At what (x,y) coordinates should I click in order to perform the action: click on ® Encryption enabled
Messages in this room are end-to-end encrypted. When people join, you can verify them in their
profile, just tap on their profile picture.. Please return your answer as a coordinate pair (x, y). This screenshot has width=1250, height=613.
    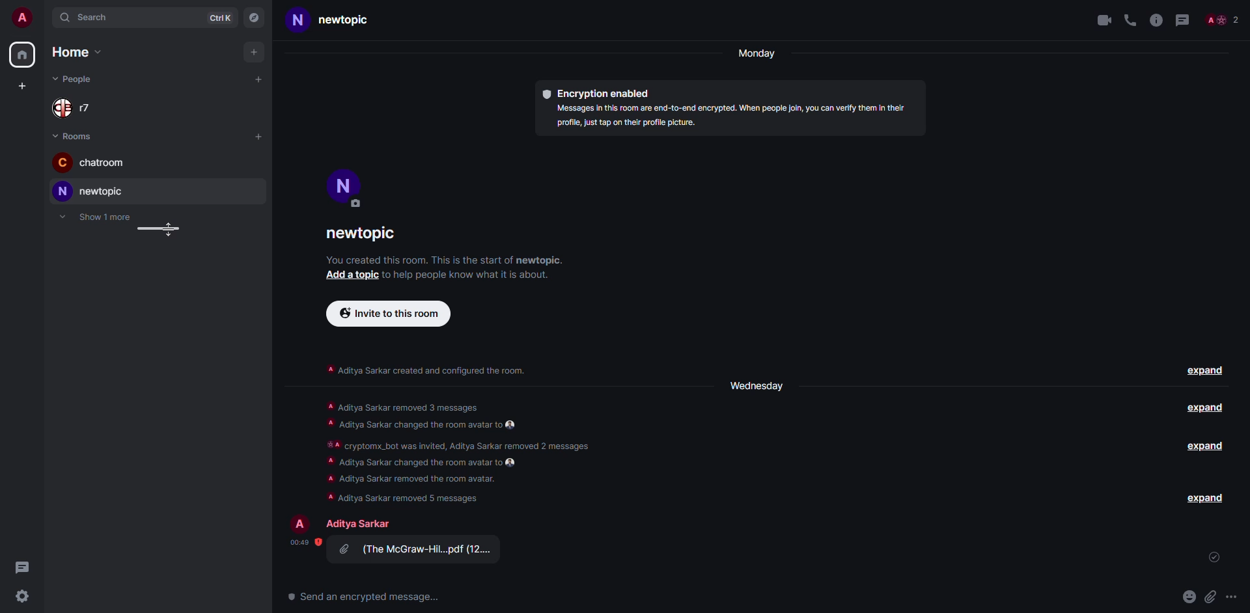
    Looking at the image, I should click on (727, 110).